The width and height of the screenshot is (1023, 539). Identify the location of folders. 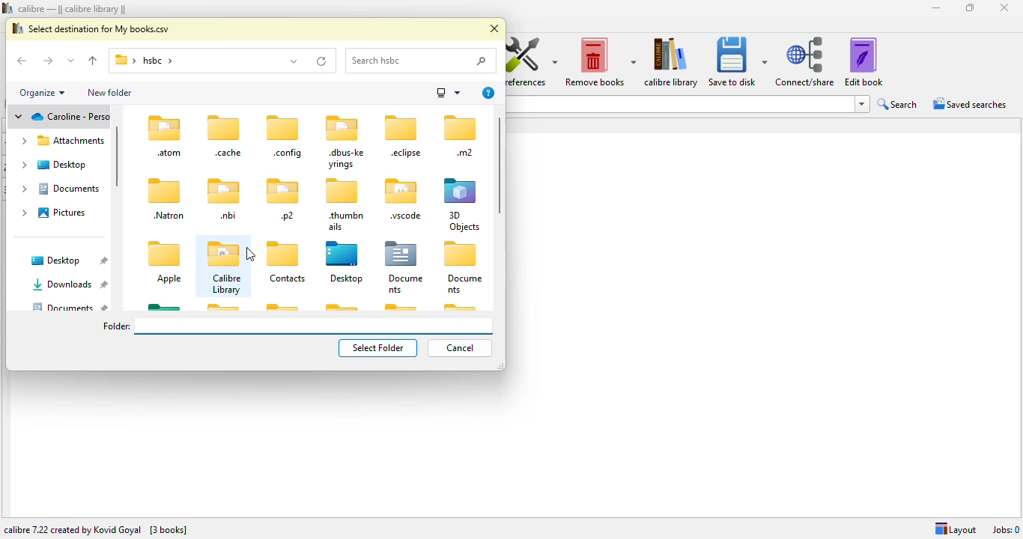
(341, 173).